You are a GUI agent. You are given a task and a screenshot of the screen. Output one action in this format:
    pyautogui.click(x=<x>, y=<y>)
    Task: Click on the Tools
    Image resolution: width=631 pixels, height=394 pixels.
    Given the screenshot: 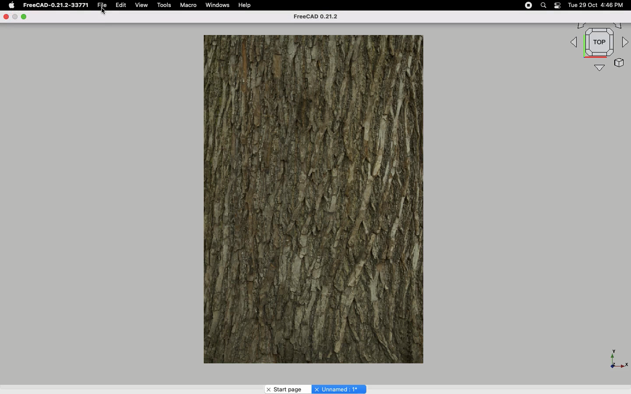 What is the action you would take?
    pyautogui.click(x=165, y=5)
    